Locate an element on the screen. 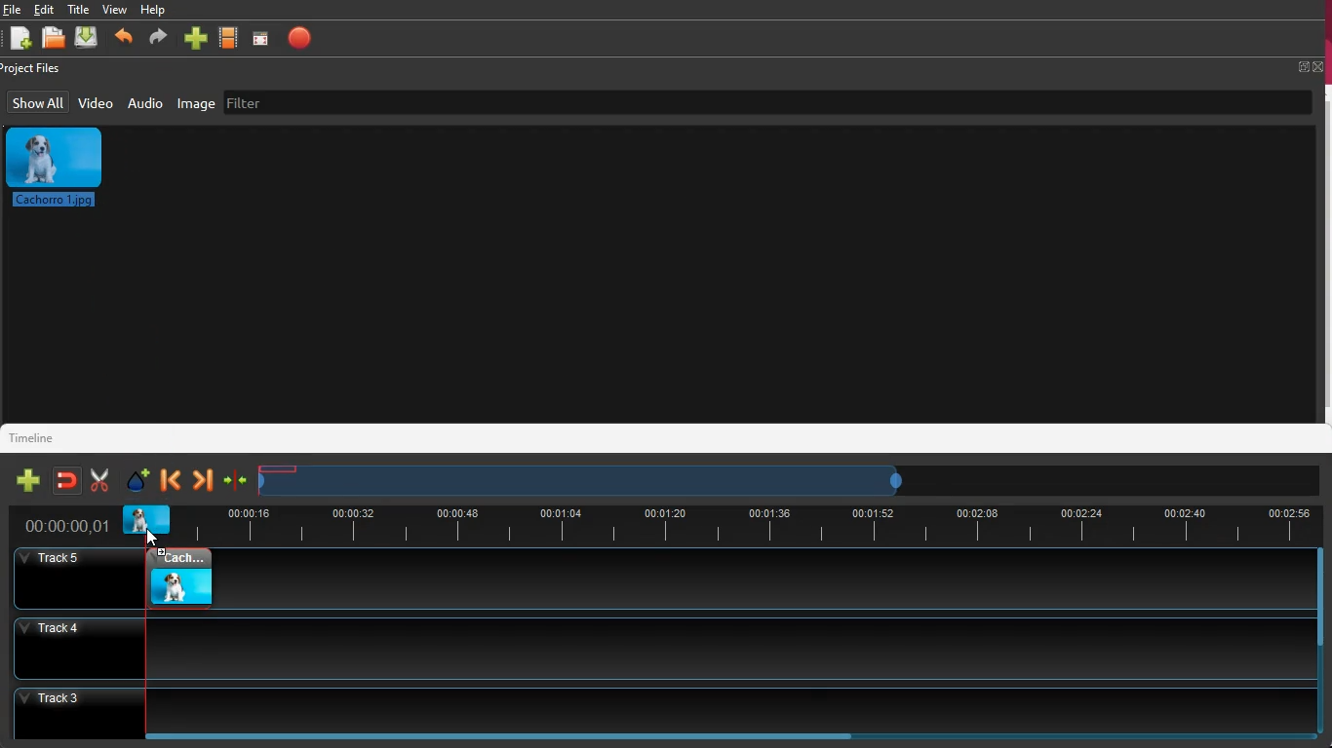 The width and height of the screenshot is (1332, 748). scrollbar is located at coordinates (725, 734).